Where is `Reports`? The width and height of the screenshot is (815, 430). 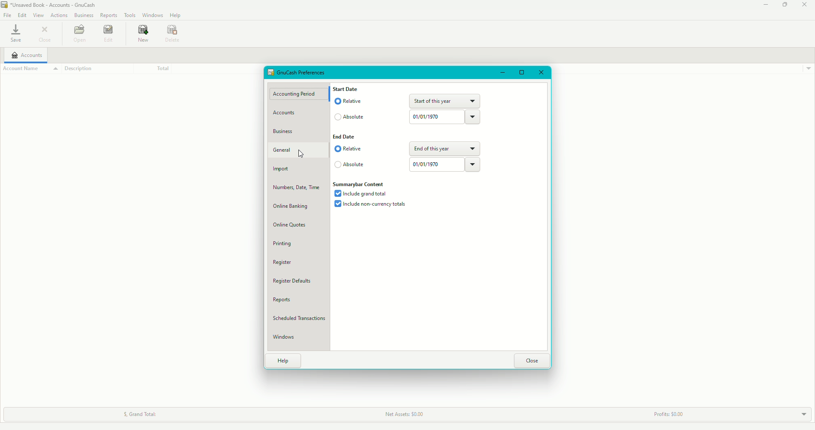 Reports is located at coordinates (280, 300).